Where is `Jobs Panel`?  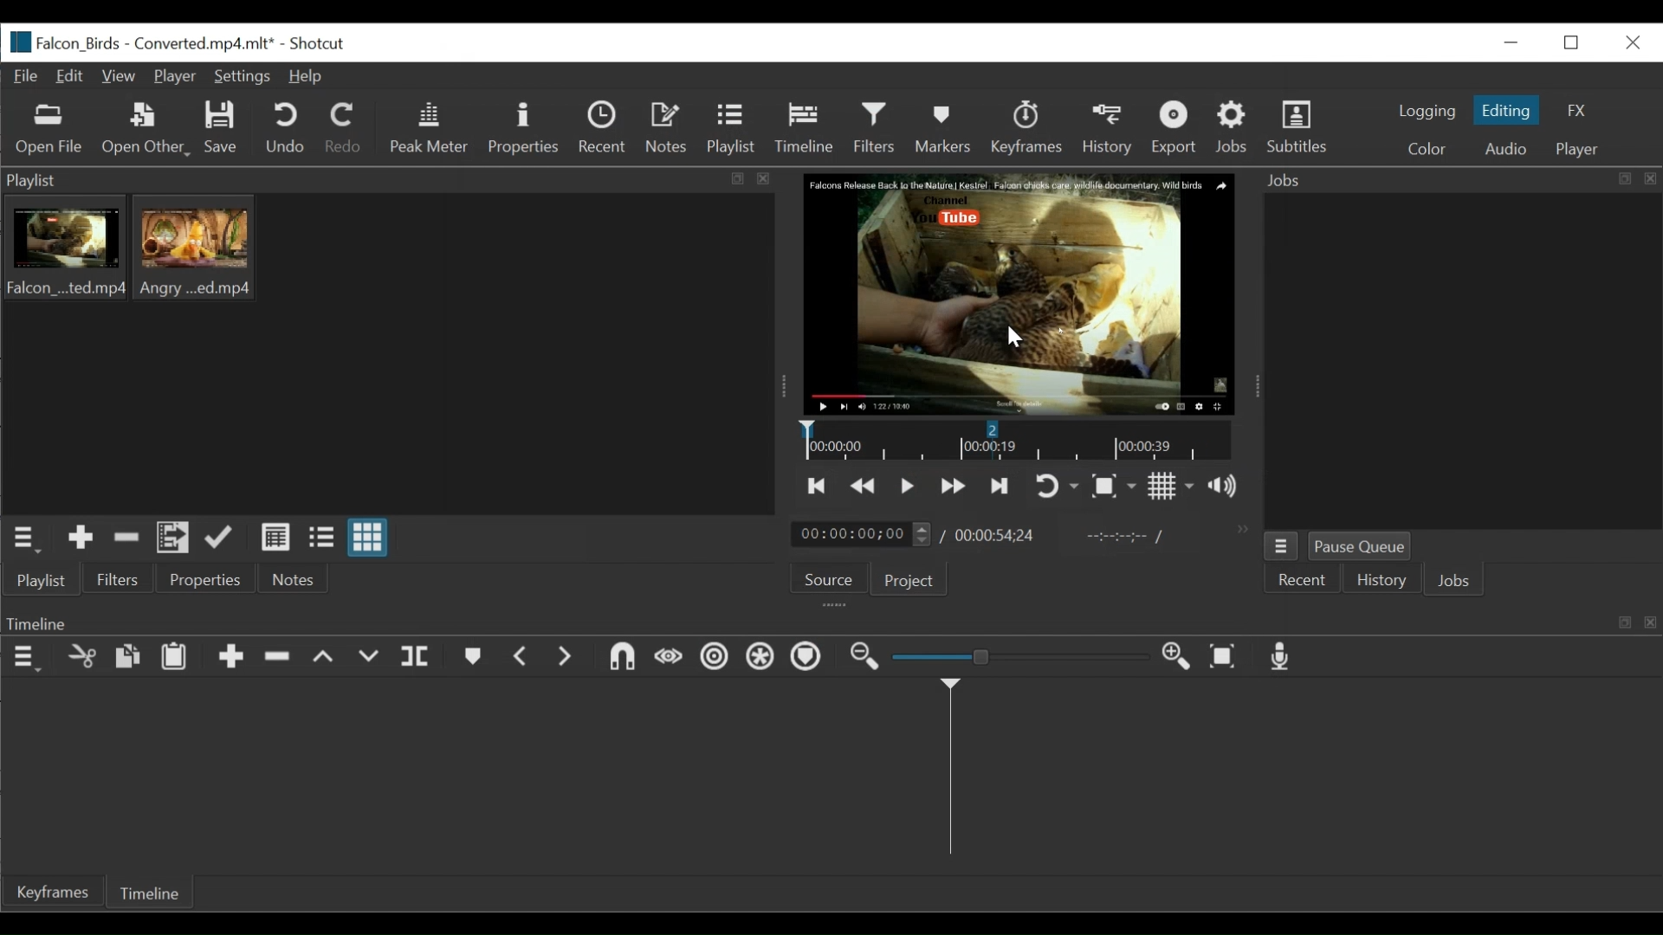 Jobs Panel is located at coordinates (1461, 361).